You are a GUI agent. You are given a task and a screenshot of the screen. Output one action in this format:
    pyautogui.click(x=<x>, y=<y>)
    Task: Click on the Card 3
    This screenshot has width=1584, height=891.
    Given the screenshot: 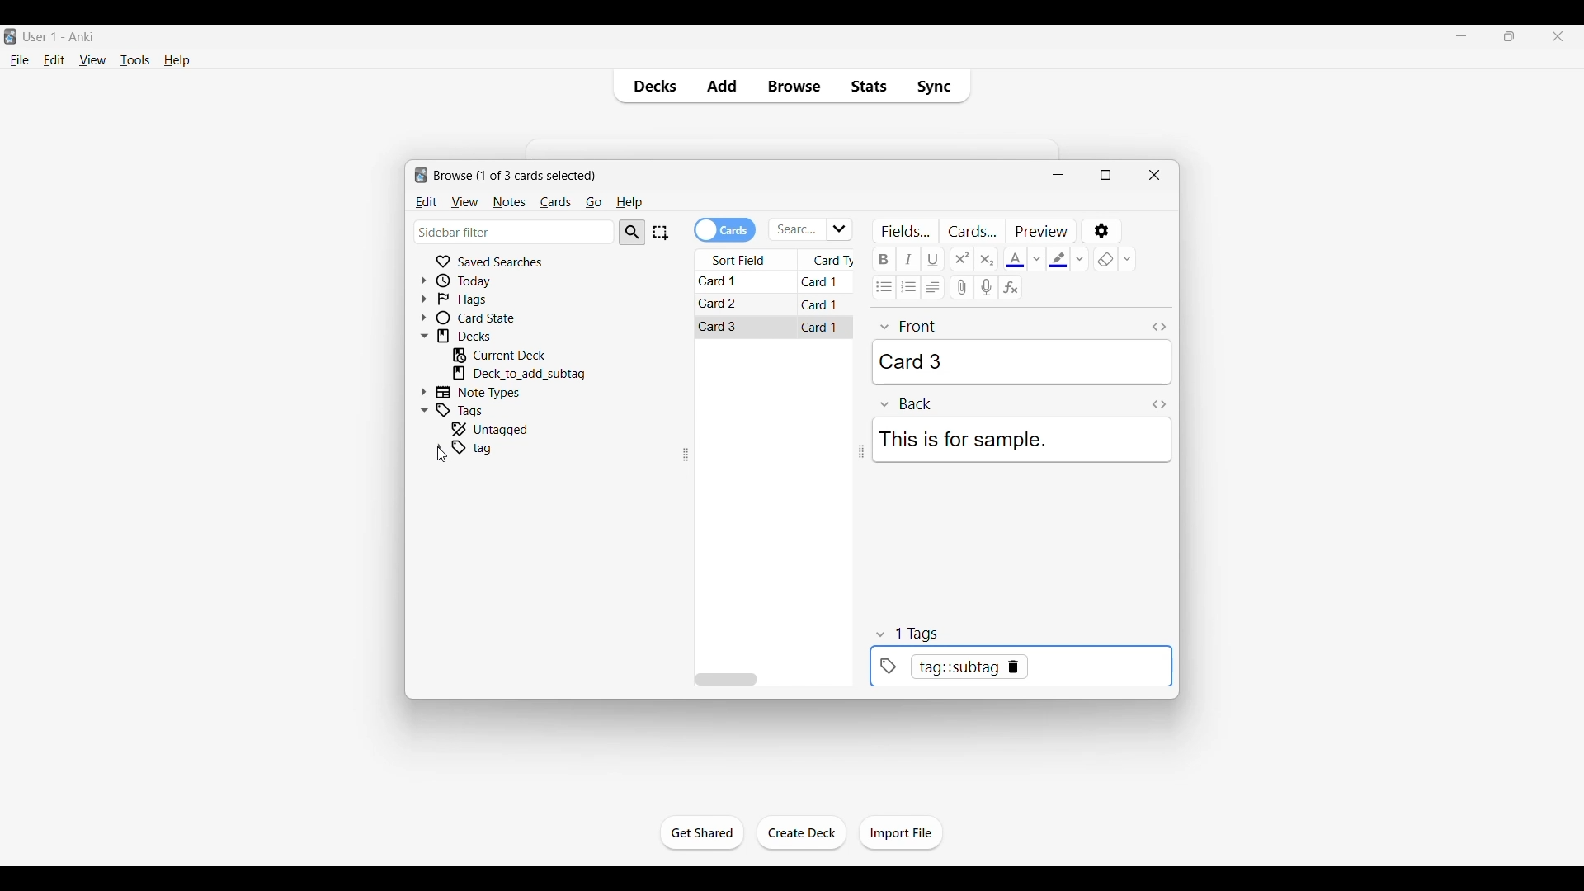 What is the action you would take?
    pyautogui.click(x=721, y=326)
    